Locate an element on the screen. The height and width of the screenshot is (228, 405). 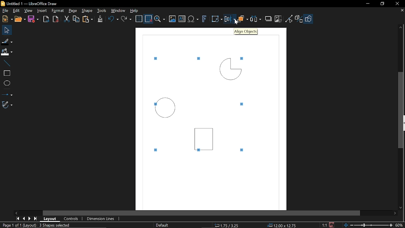
File is located at coordinates (5, 10).